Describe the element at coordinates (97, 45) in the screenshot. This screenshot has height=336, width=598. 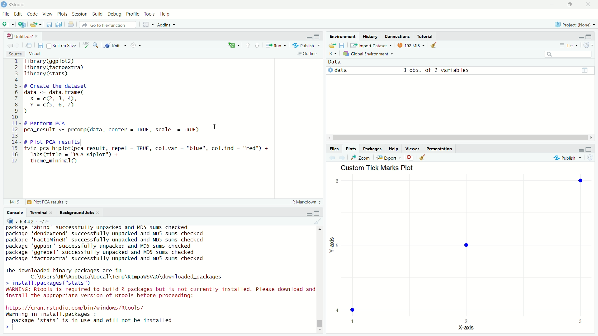
I see `find and replace` at that location.